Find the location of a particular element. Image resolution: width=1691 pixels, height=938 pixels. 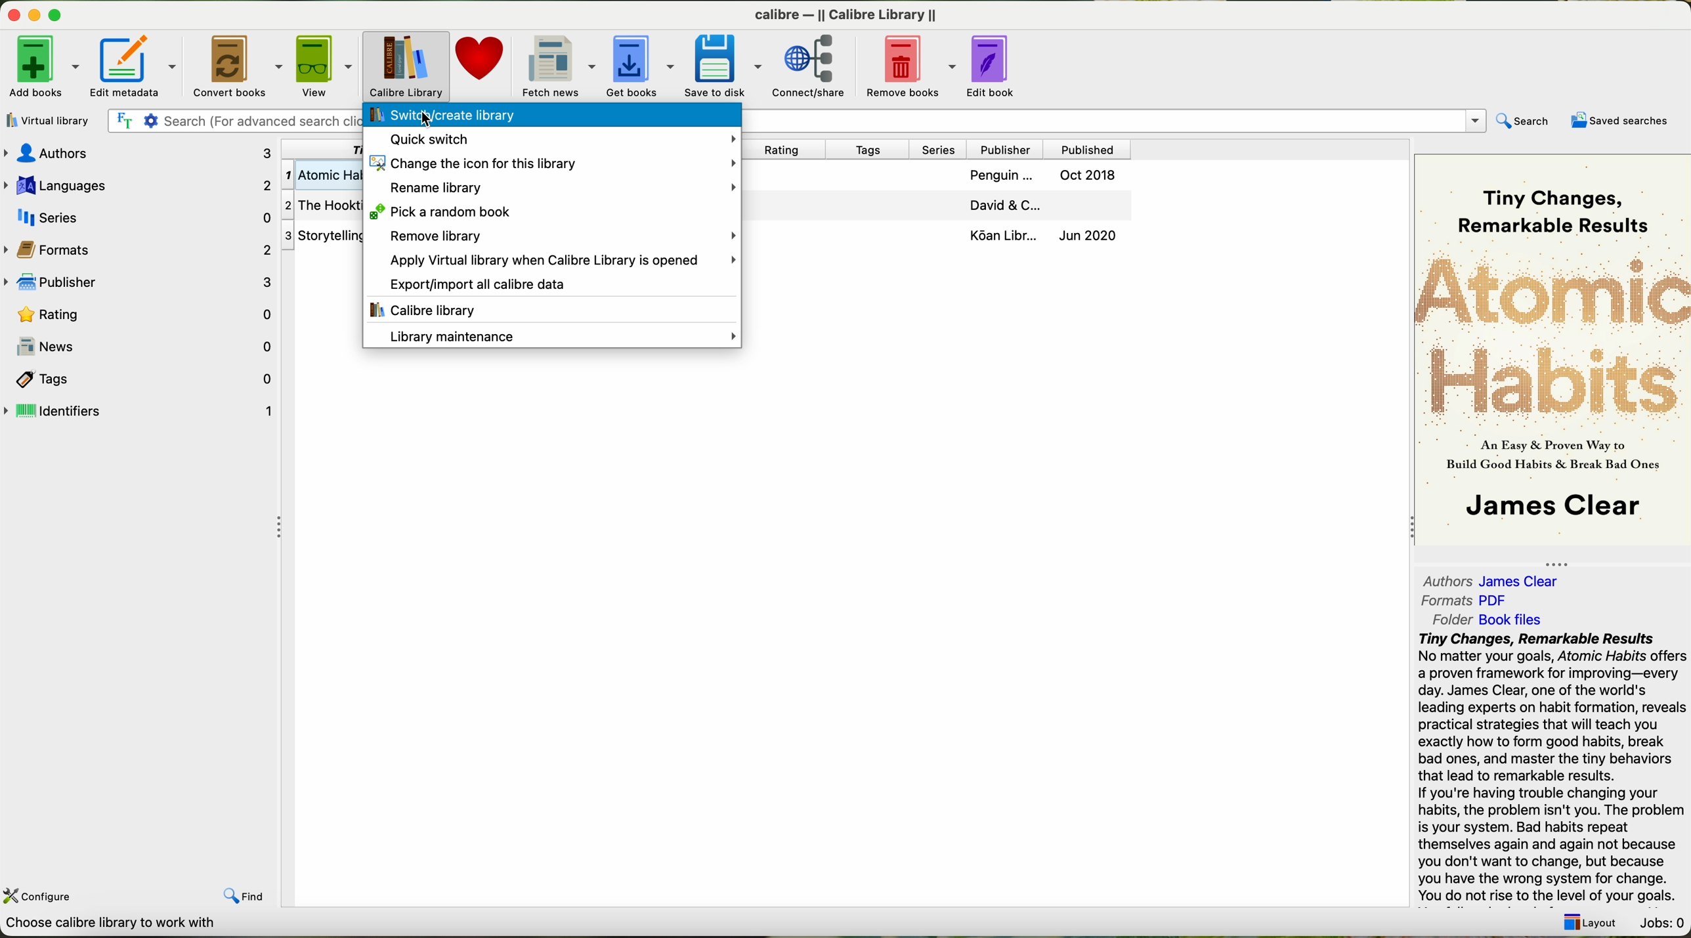

search is located at coordinates (1525, 121).